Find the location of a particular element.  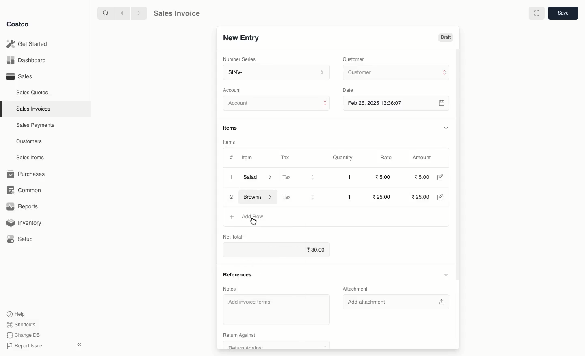

Hide is located at coordinates (446, 128).